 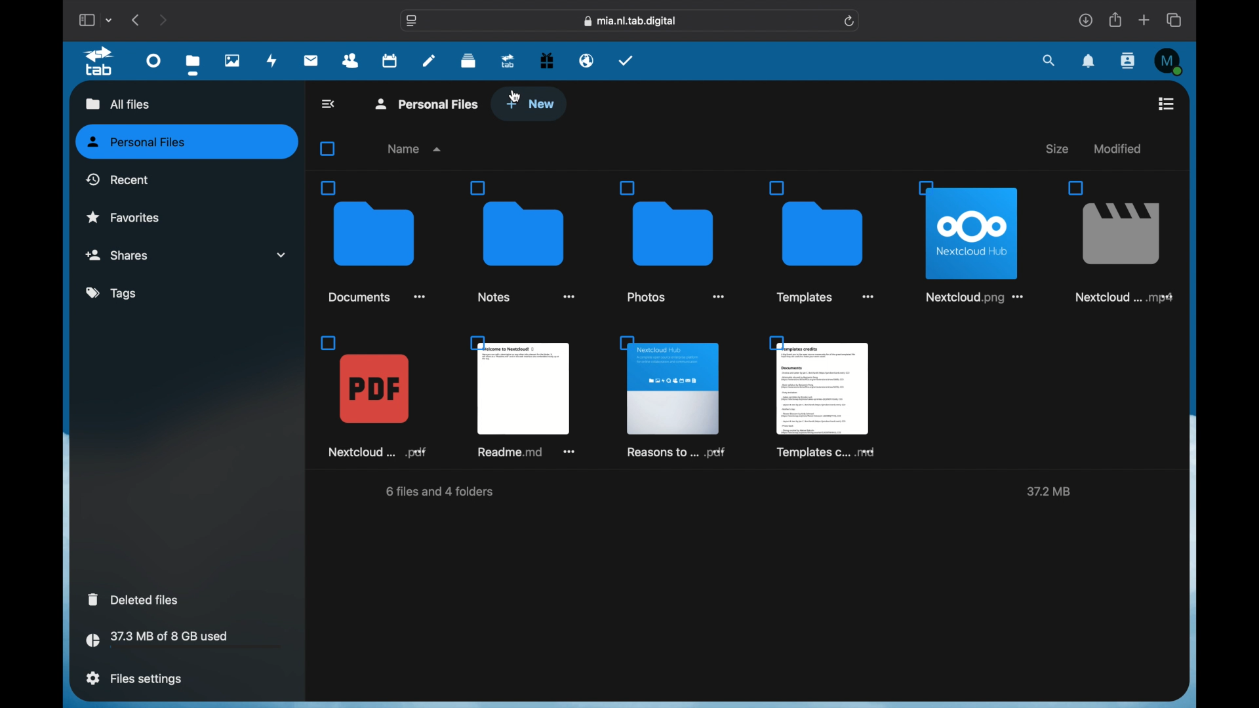 I want to click on contacts, so click(x=351, y=61).